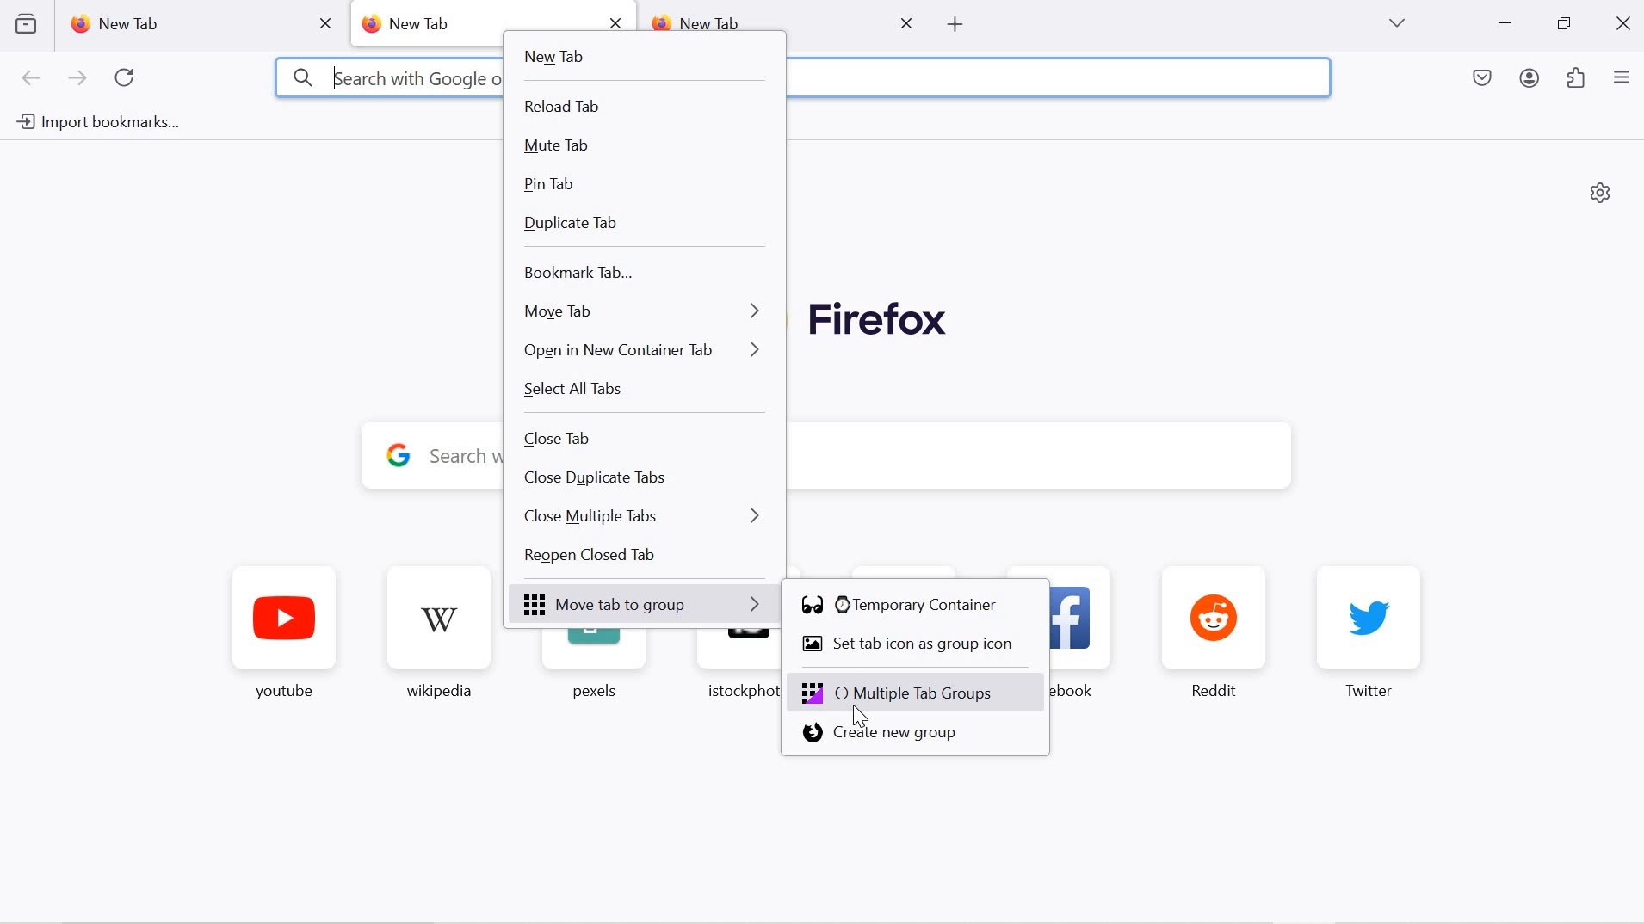 The height and width of the screenshot is (924, 1644). I want to click on select all tabs, so click(647, 391).